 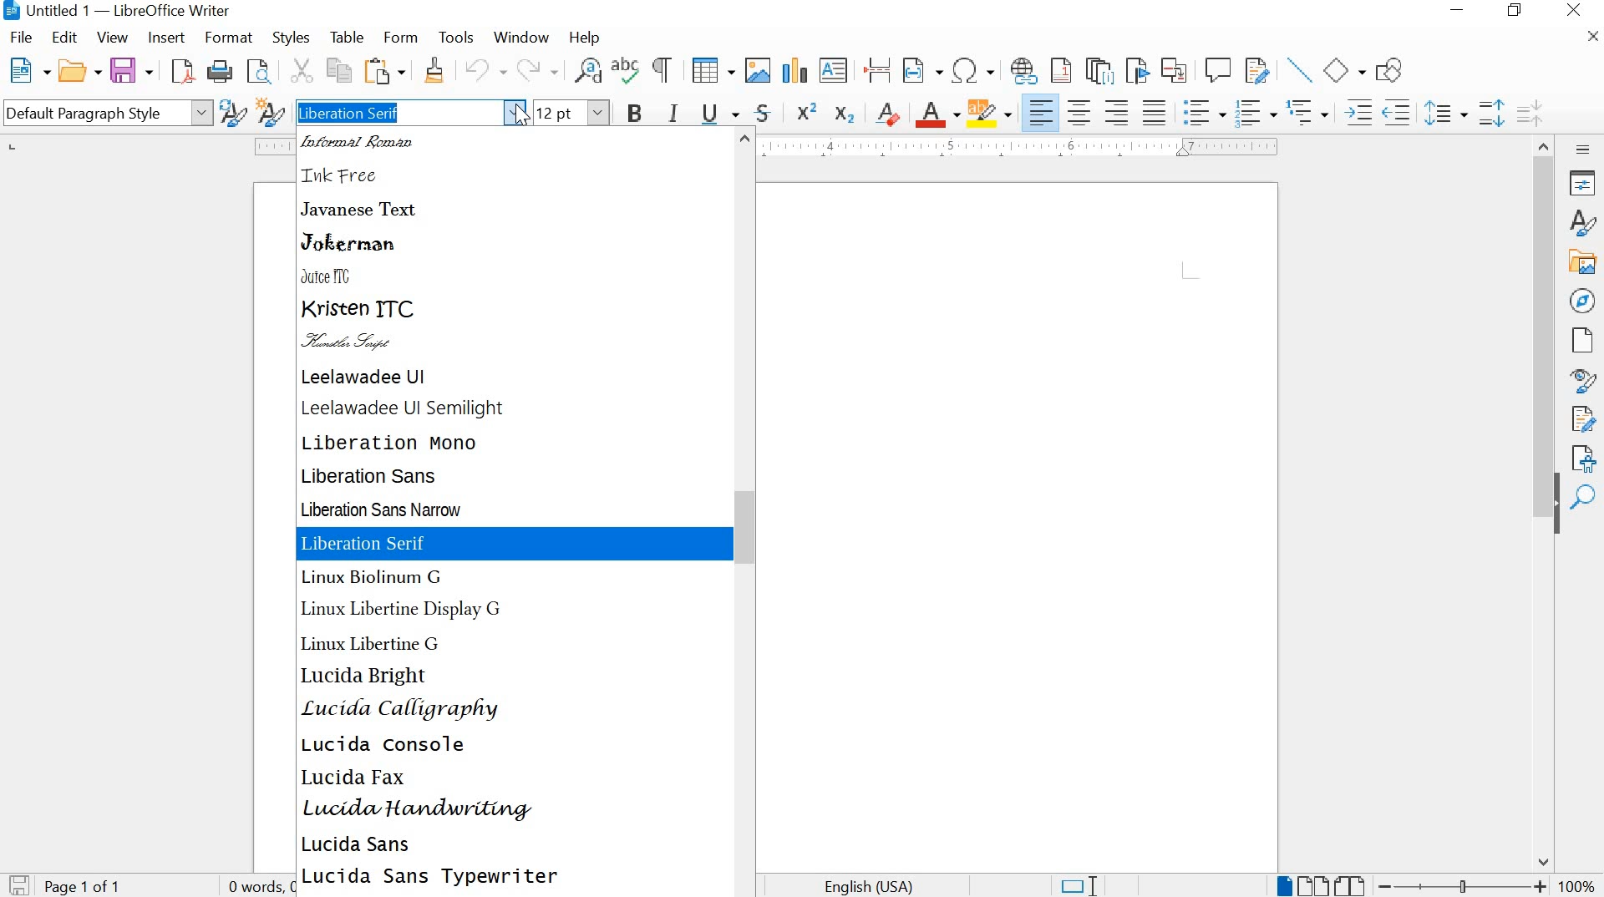 I want to click on JAVANESE TEXT, so click(x=360, y=208).